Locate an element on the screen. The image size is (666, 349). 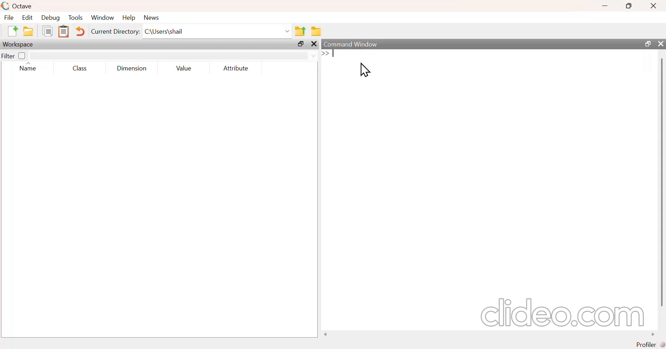
undo is located at coordinates (82, 31).